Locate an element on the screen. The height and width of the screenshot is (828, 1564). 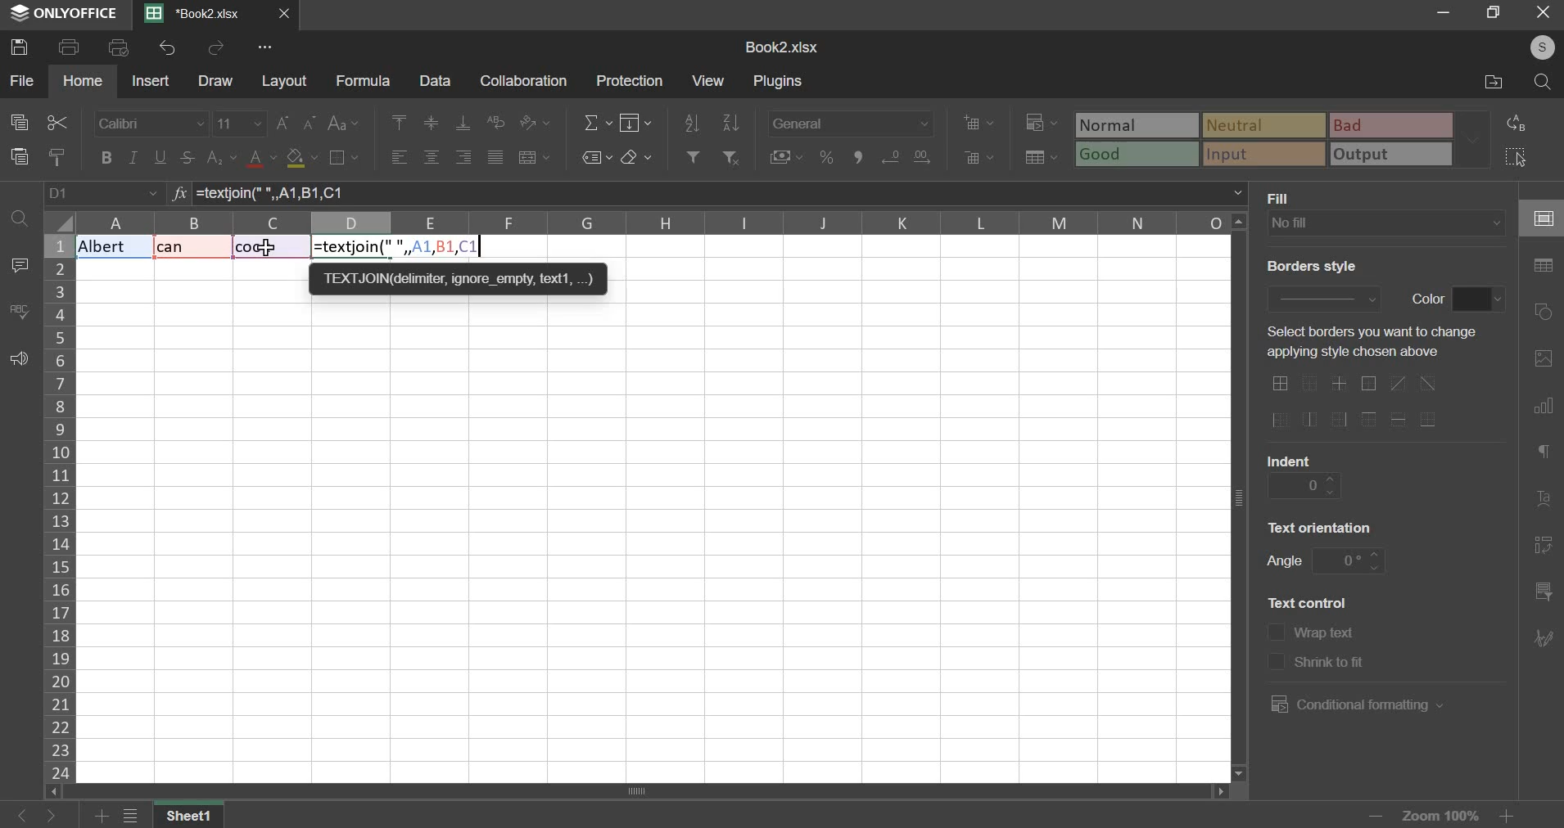
text is located at coordinates (1327, 635).